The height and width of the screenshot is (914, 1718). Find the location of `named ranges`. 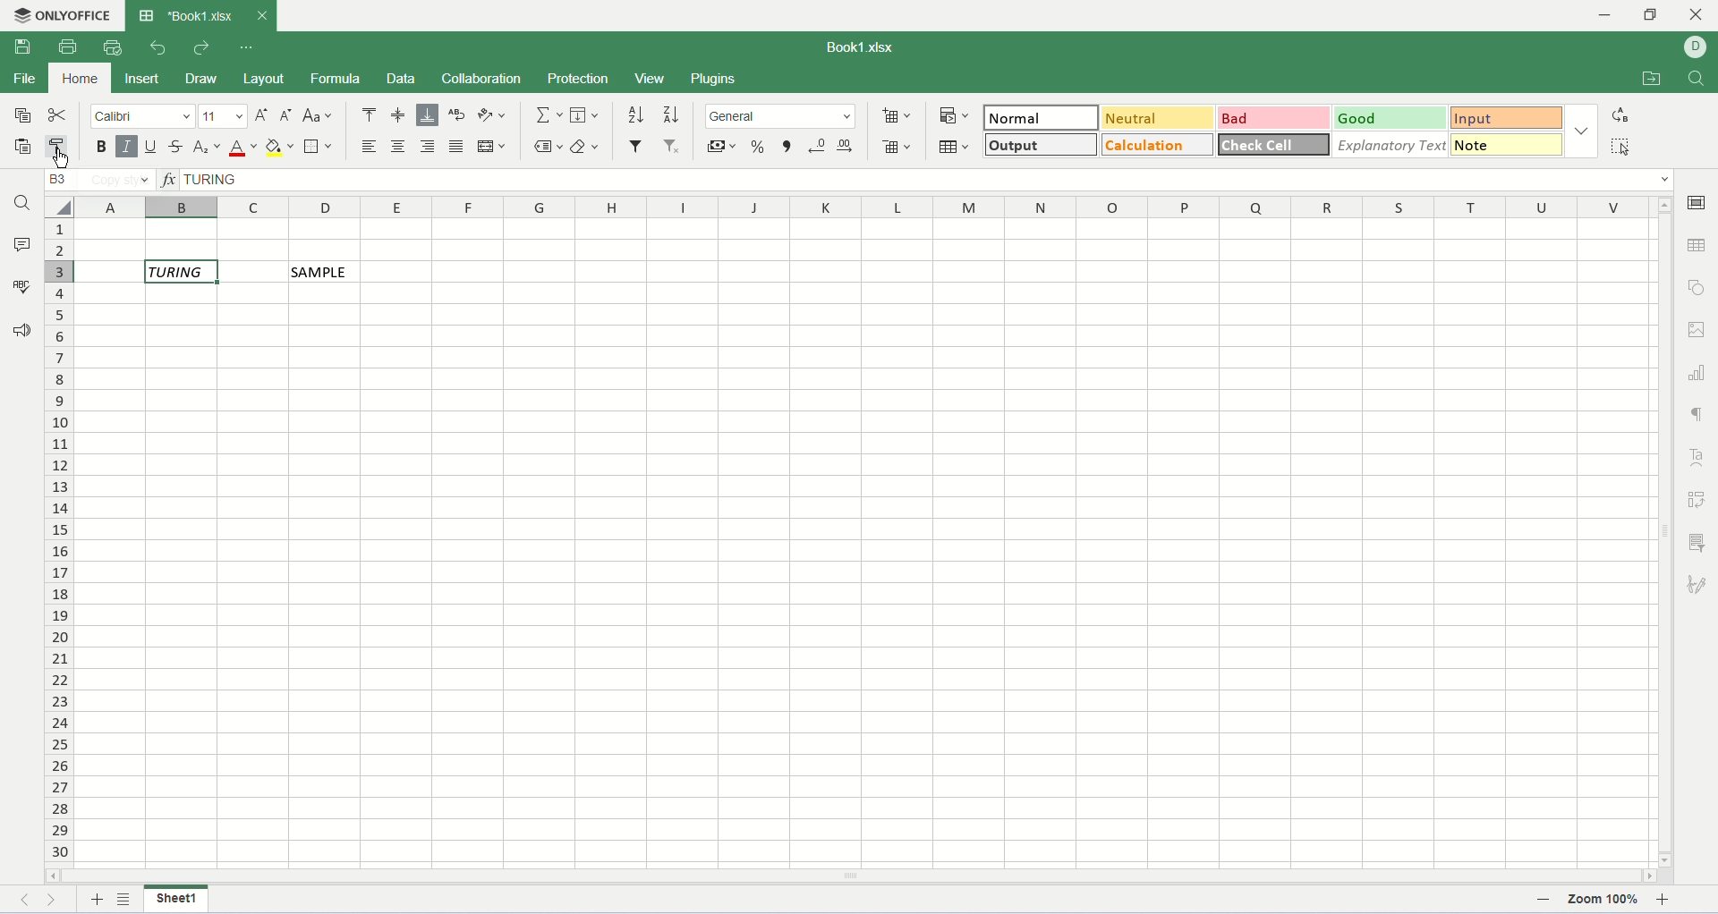

named ranges is located at coordinates (550, 147).